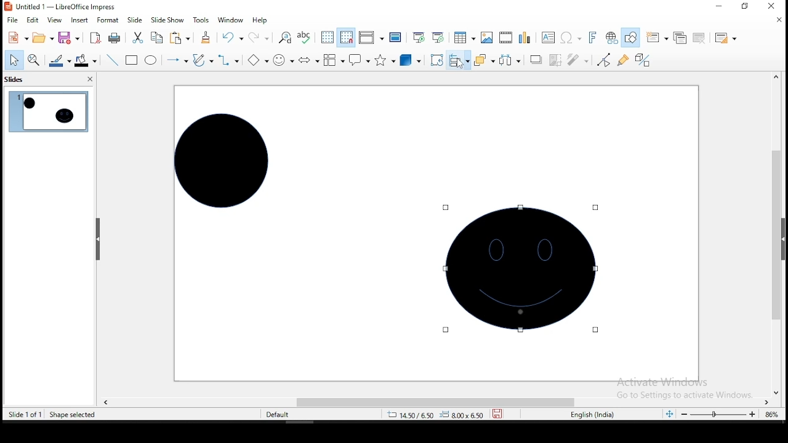  Describe the element at coordinates (42, 39) in the screenshot. I see `open` at that location.